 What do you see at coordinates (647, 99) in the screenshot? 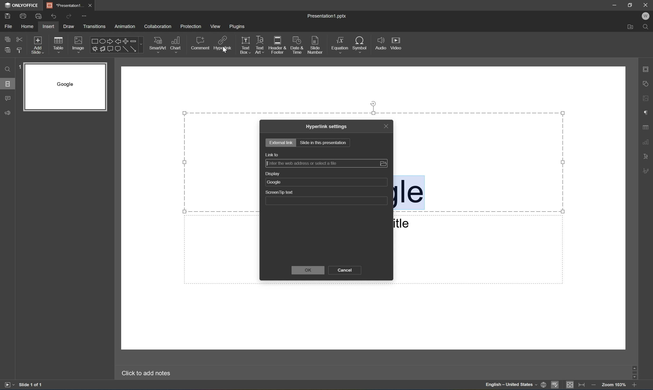
I see `Image settings` at bounding box center [647, 99].